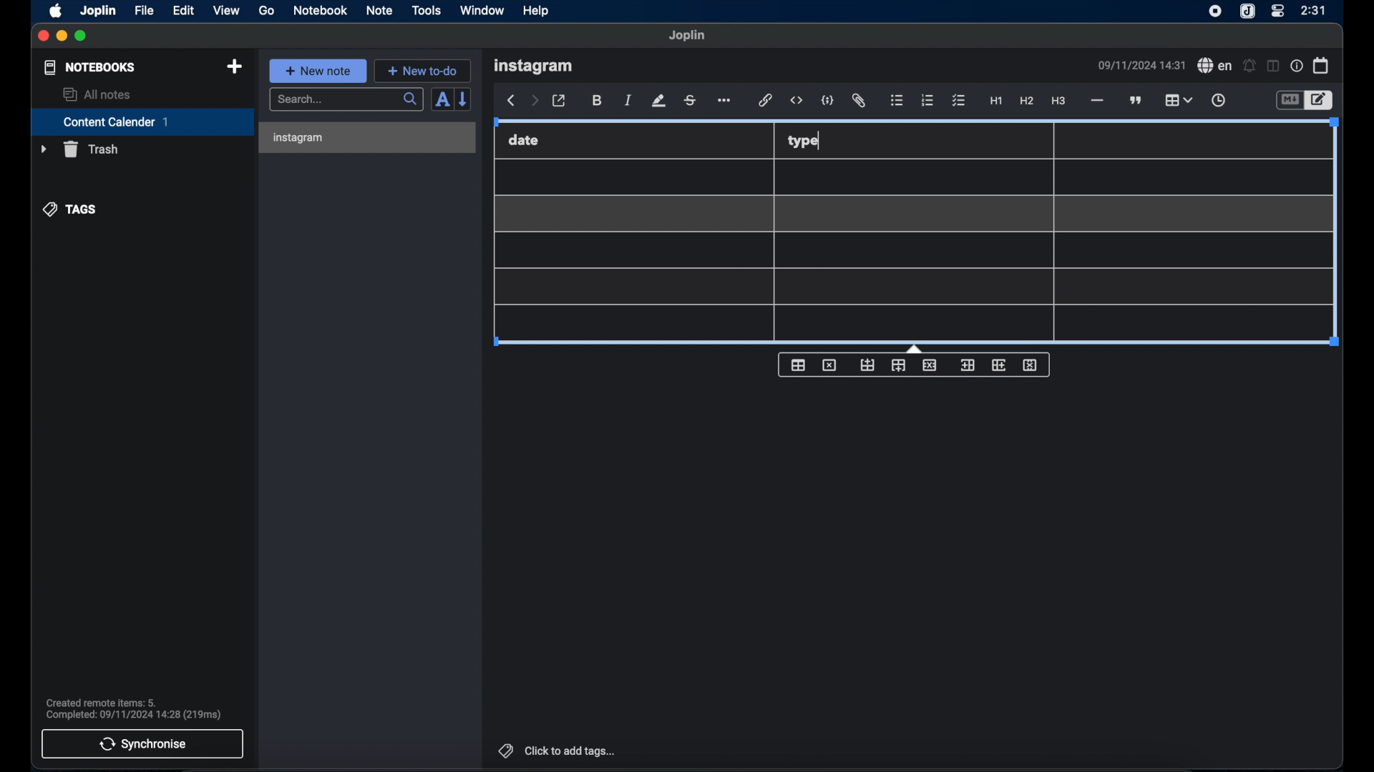 Image resolution: width=1374 pixels, height=772 pixels. Describe the element at coordinates (1273, 66) in the screenshot. I see `toggle editor layout` at that location.